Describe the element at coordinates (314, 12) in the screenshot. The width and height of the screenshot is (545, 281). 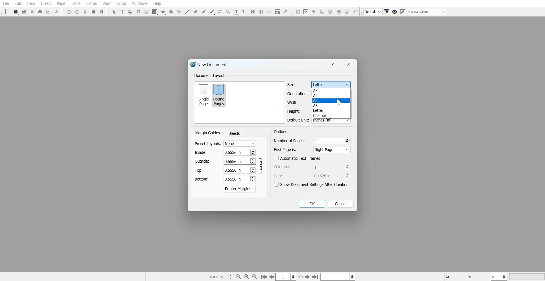
I see `PDF Radio Button` at that location.